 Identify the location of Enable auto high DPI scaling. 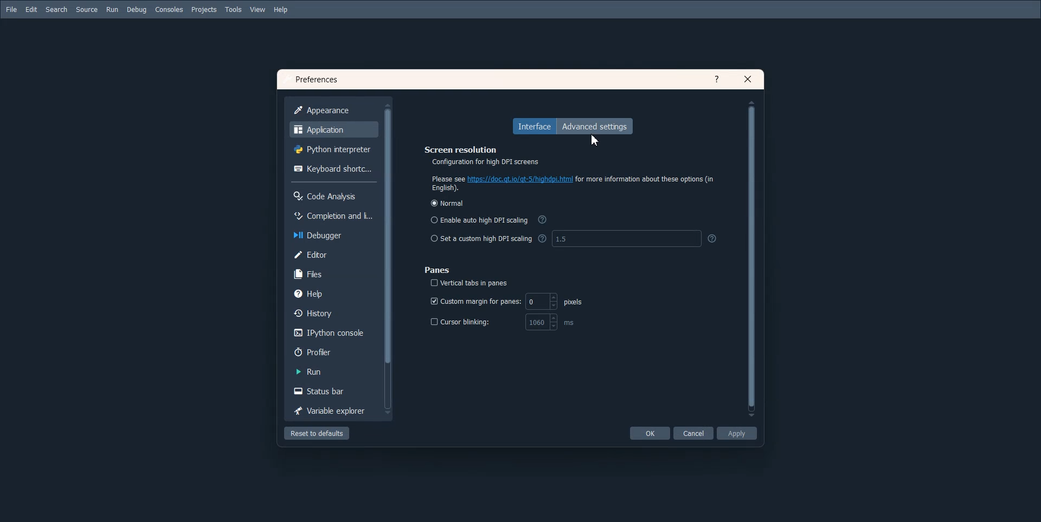
(479, 219).